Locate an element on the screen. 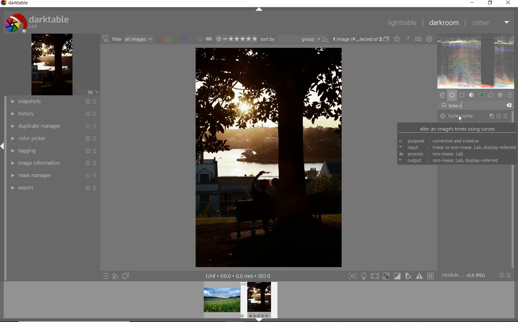  lighttable is located at coordinates (401, 23).